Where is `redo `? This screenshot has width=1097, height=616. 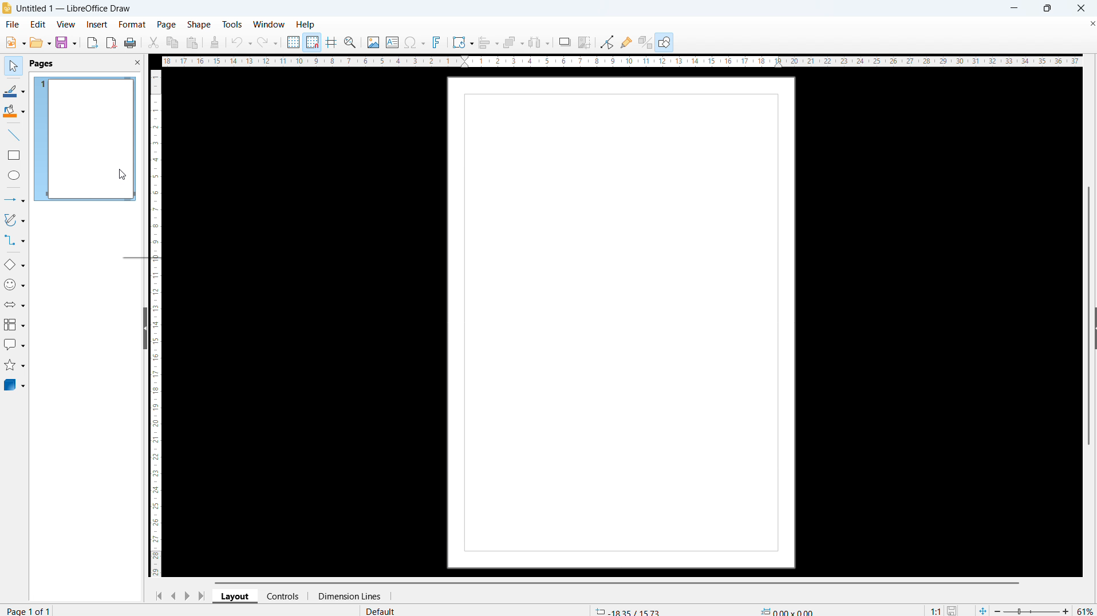
redo  is located at coordinates (268, 41).